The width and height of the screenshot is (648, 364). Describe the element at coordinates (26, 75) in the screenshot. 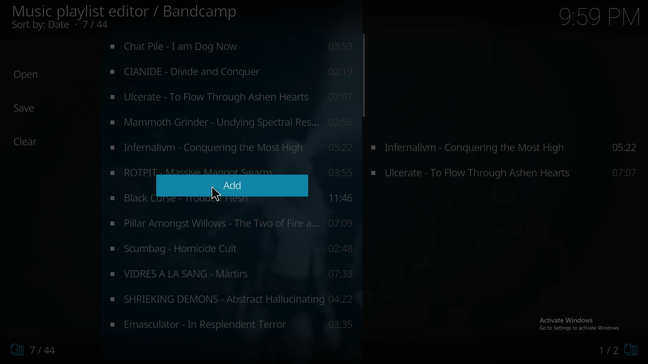

I see `Open` at that location.